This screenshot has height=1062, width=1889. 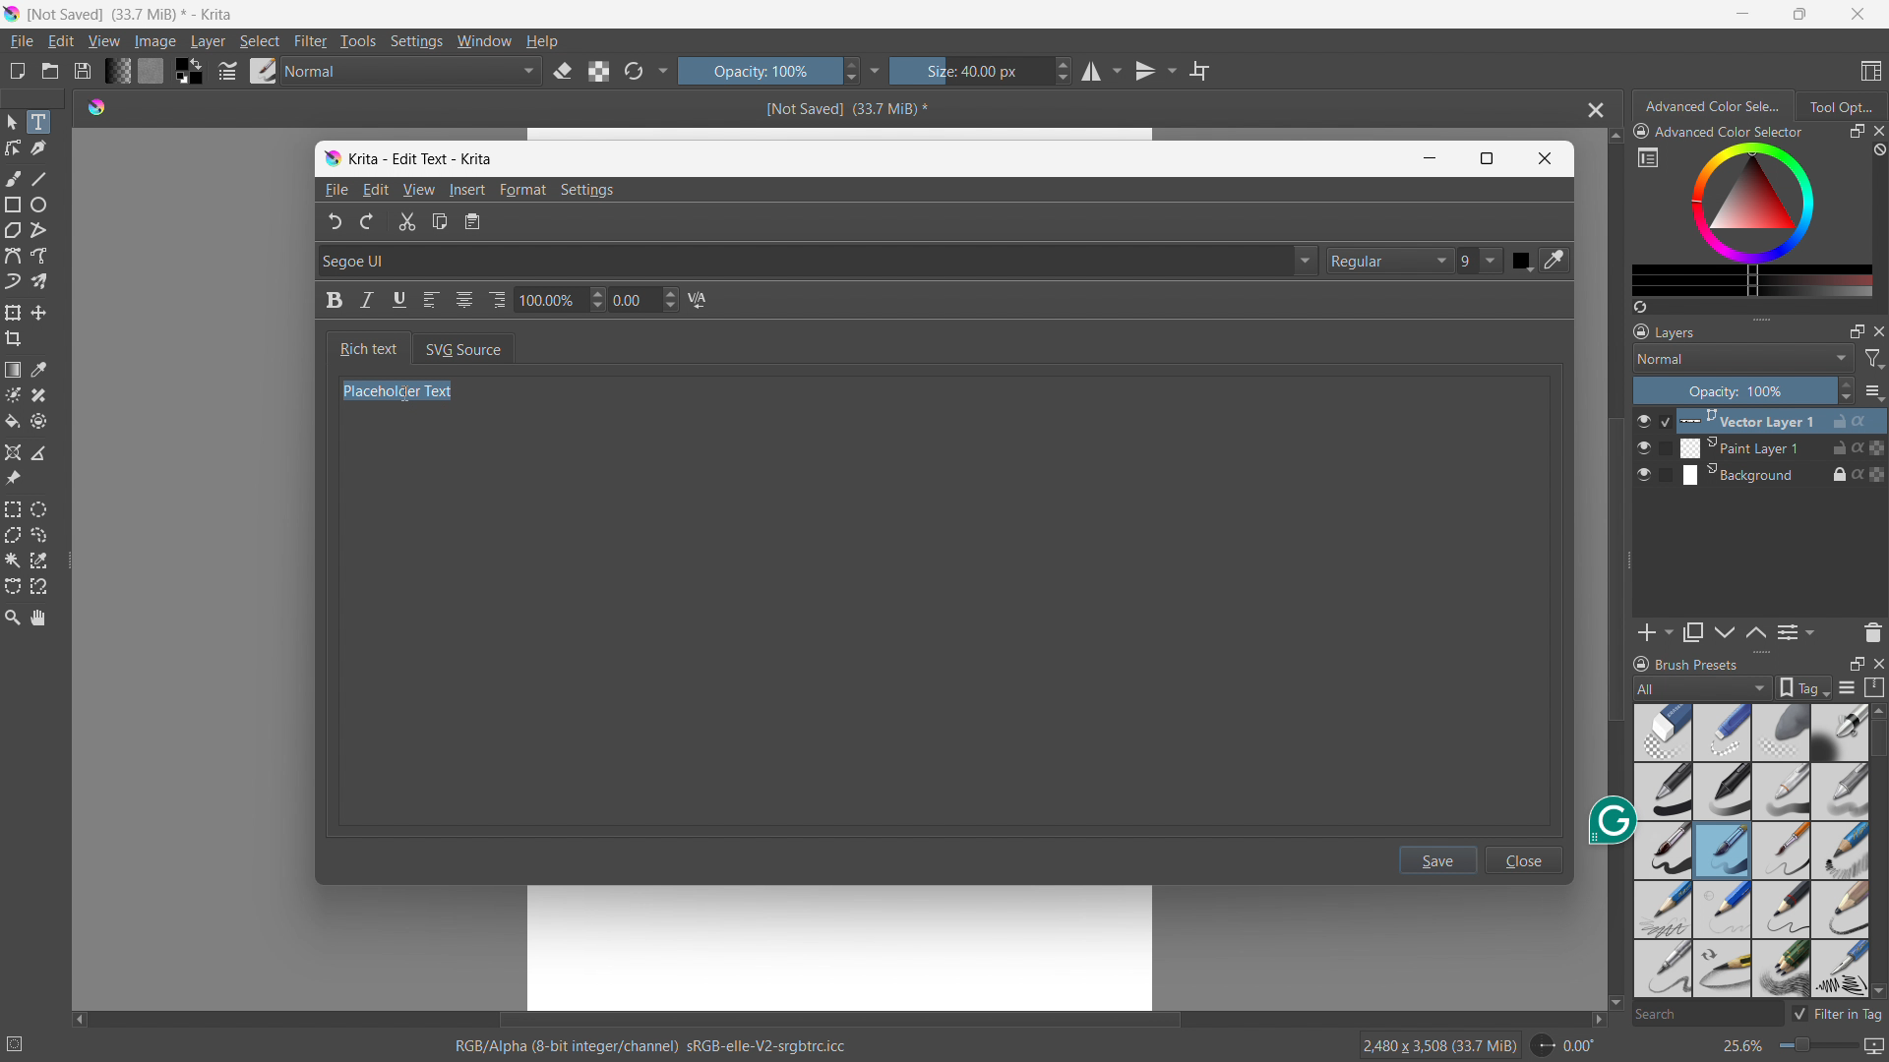 What do you see at coordinates (156, 42) in the screenshot?
I see `image` at bounding box center [156, 42].